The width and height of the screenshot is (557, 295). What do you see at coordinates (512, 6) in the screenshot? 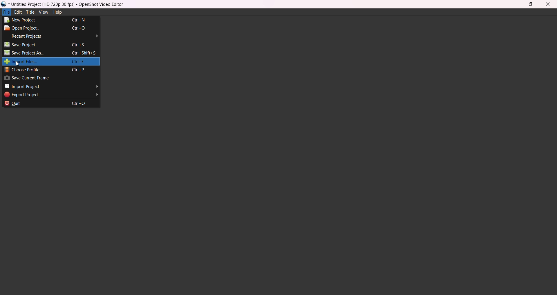
I see `minimize` at bounding box center [512, 6].